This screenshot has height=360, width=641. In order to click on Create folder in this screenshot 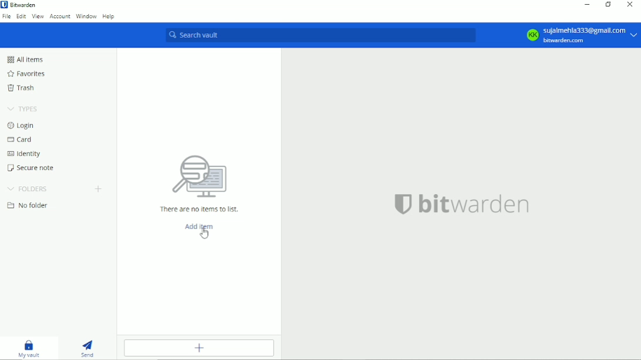, I will do `click(100, 189)`.